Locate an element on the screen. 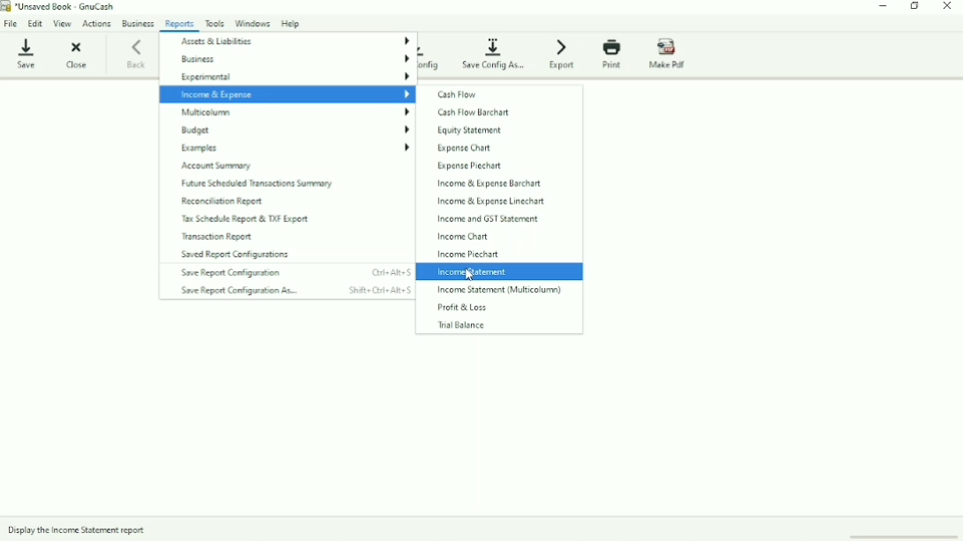  Business is located at coordinates (138, 23).